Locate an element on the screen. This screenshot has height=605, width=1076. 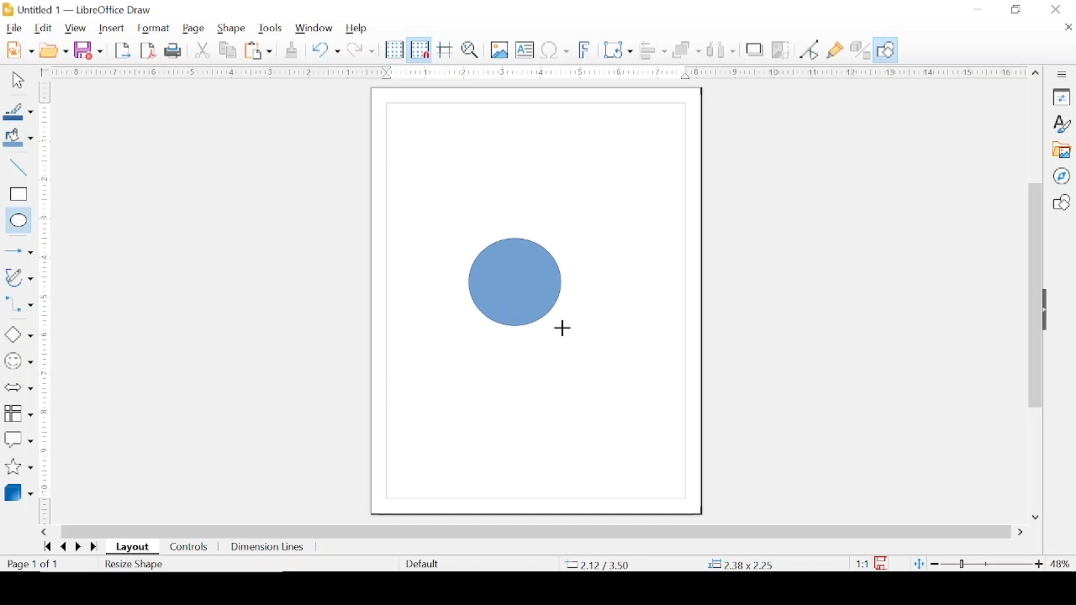
close is located at coordinates (1068, 28).